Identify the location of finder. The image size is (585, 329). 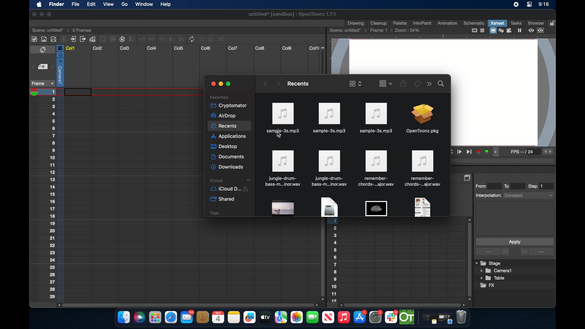
(56, 5).